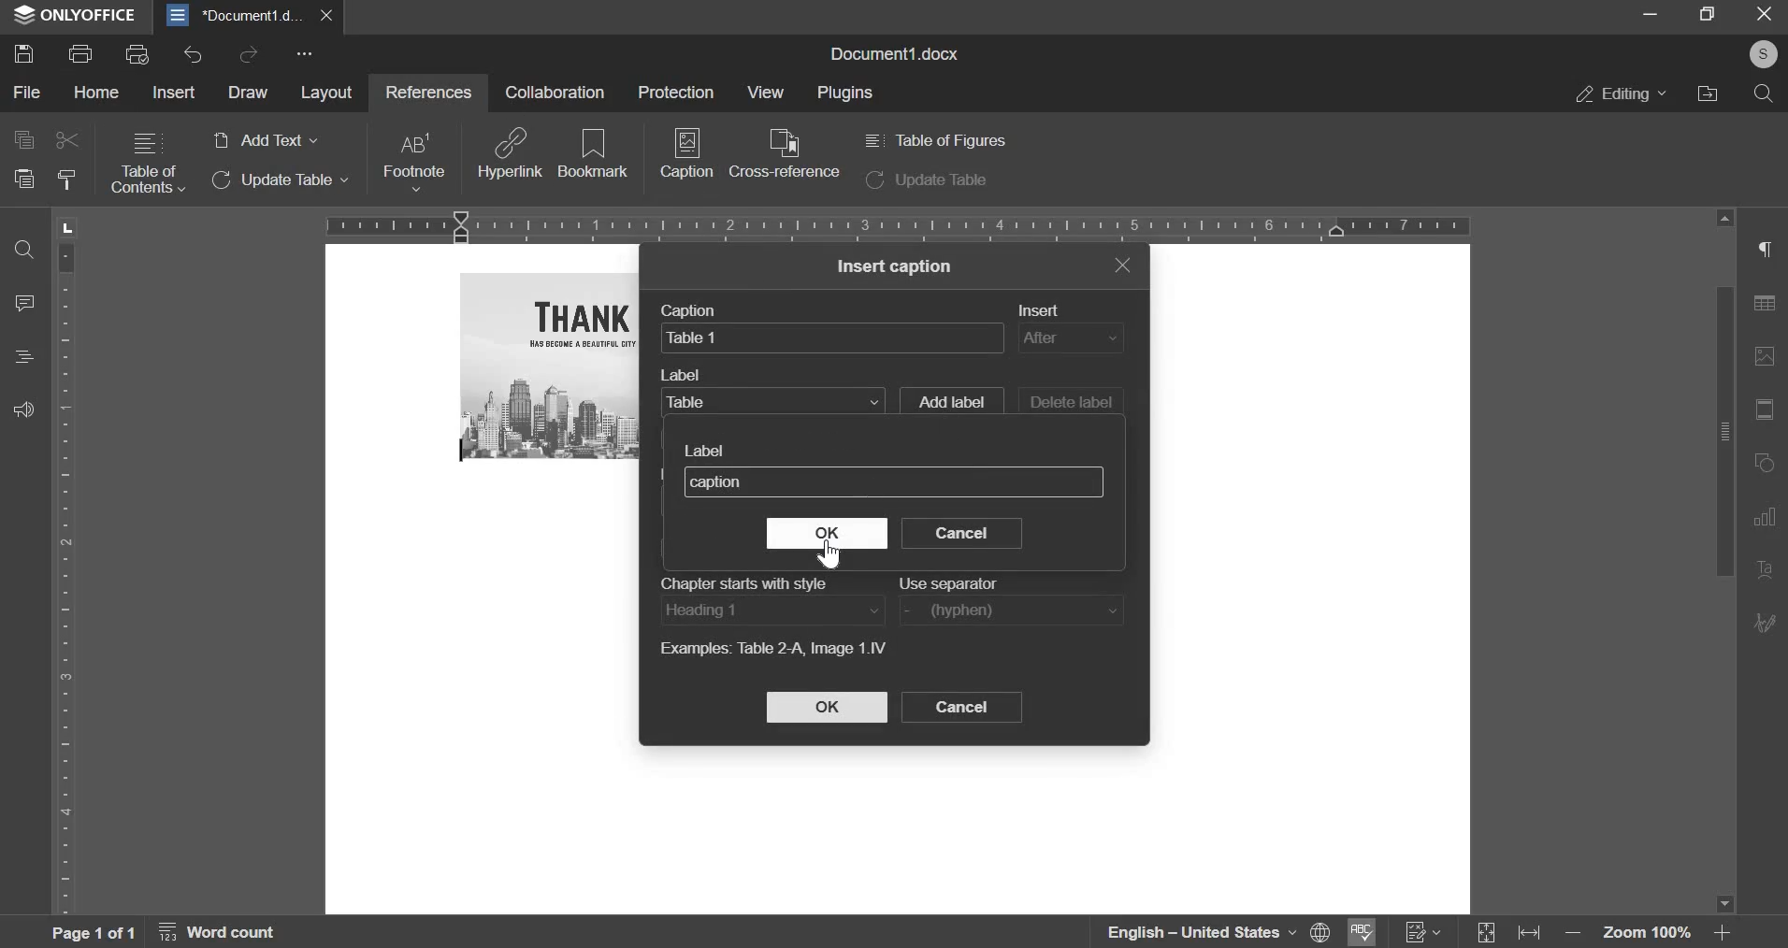 This screenshot has width=1788, height=948. Describe the element at coordinates (1723, 561) in the screenshot. I see `vertical slider` at that location.